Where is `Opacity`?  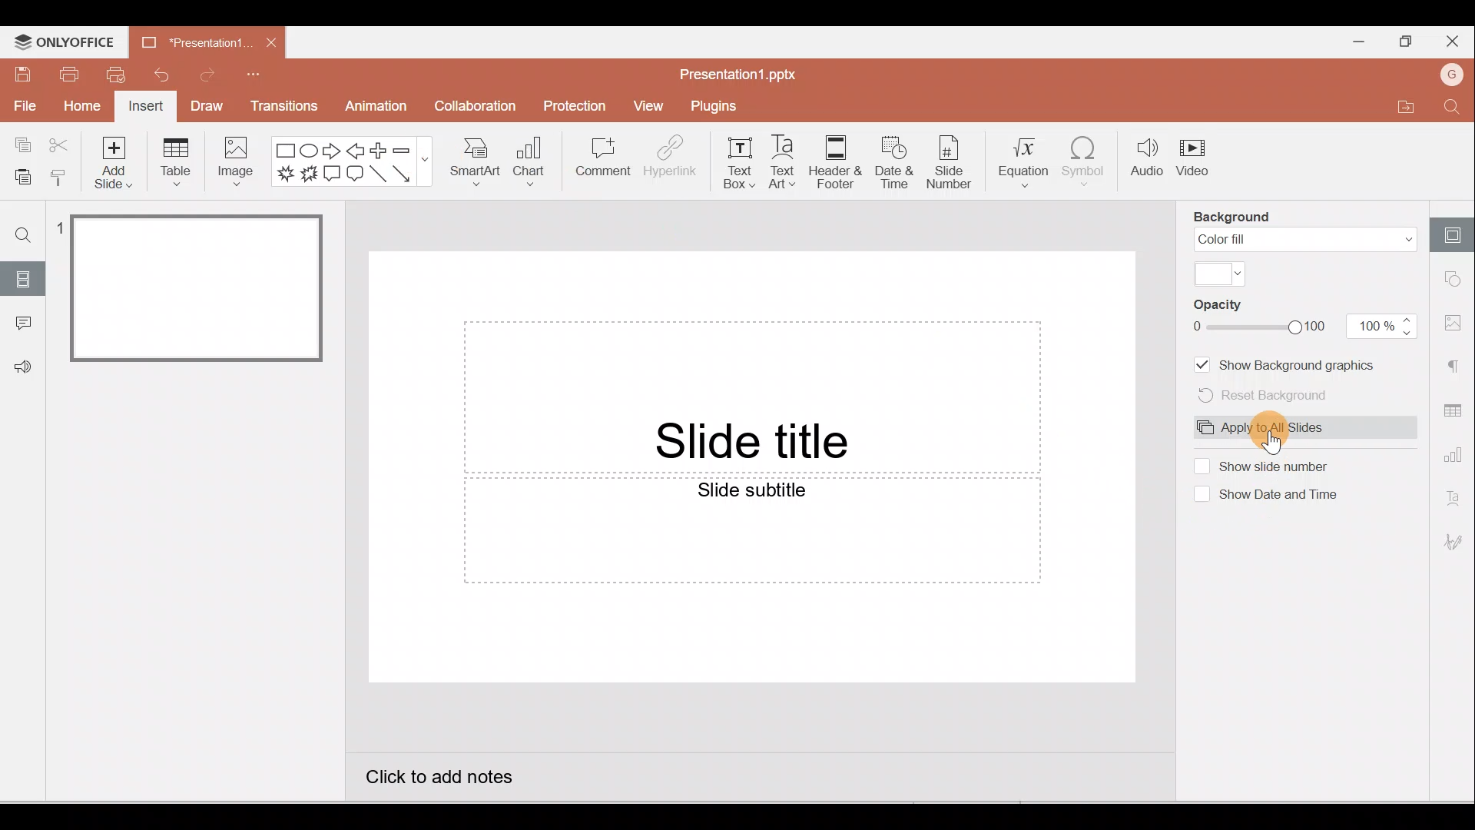 Opacity is located at coordinates (1231, 306).